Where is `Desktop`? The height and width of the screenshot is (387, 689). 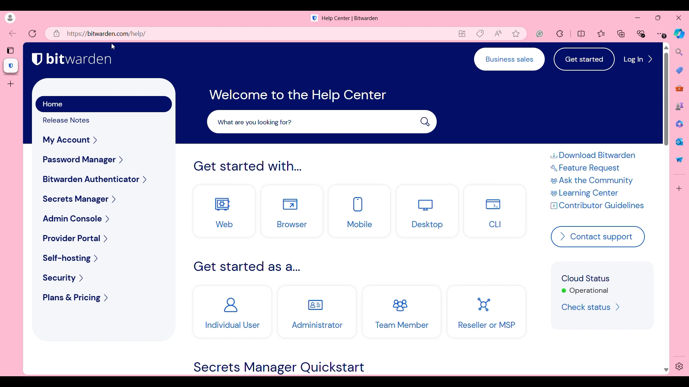
Desktop is located at coordinates (428, 211).